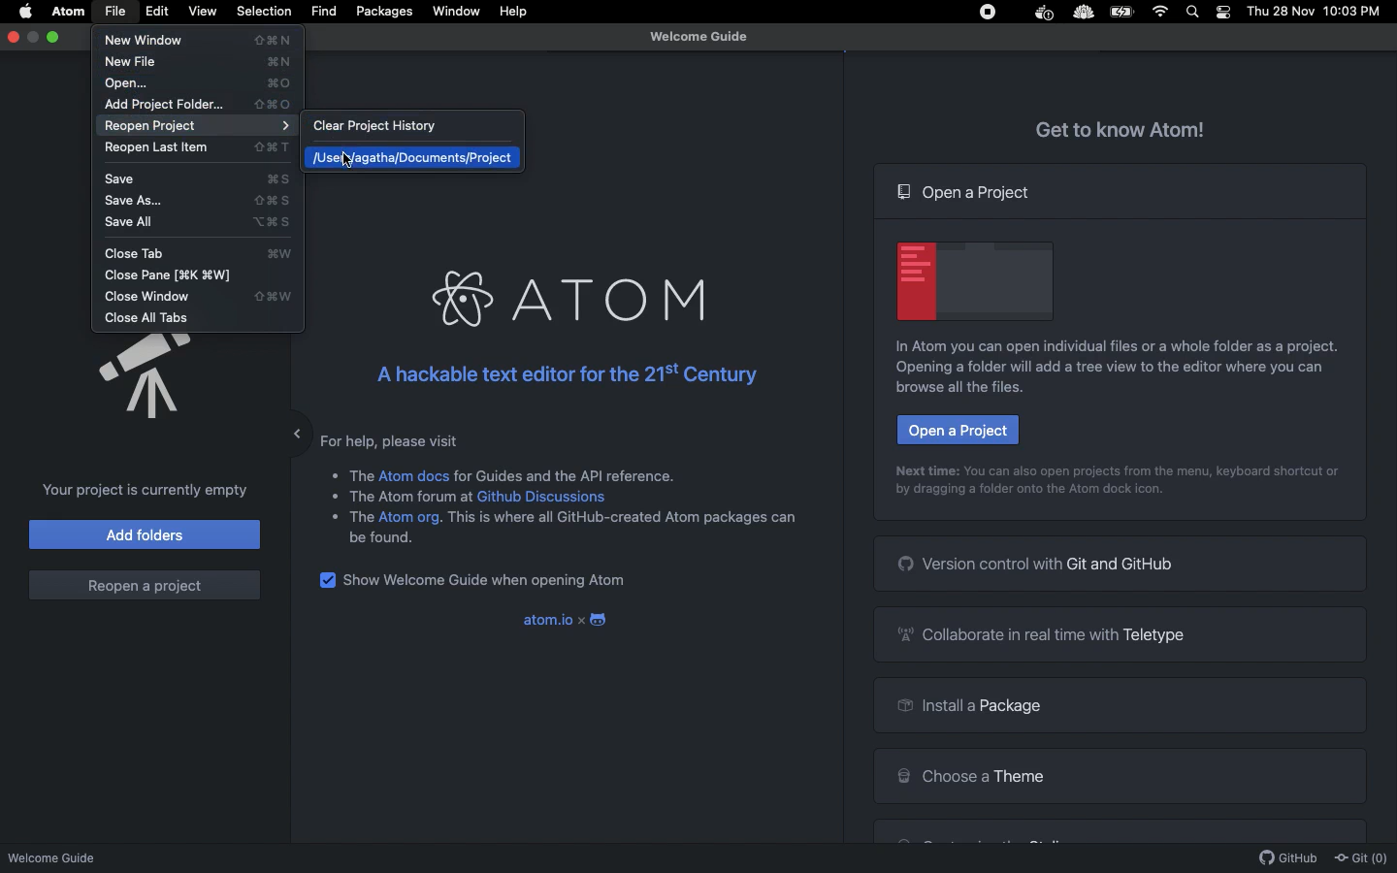 The height and width of the screenshot is (873, 1397). What do you see at coordinates (410, 520) in the screenshot?
I see `Atom org` at bounding box center [410, 520].